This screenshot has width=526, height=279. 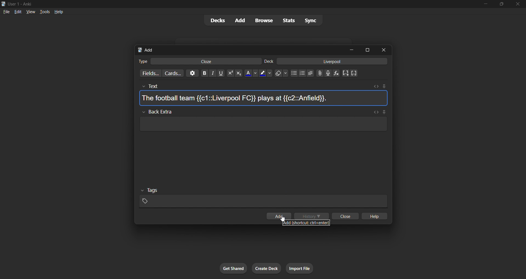 I want to click on title bar, so click(x=221, y=4).